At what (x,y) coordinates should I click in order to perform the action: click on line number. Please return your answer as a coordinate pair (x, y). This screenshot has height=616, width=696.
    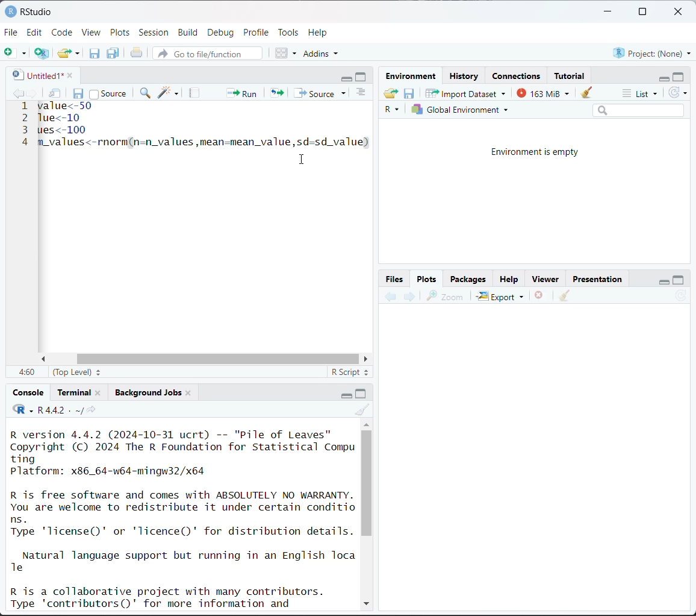
    Looking at the image, I should click on (25, 124).